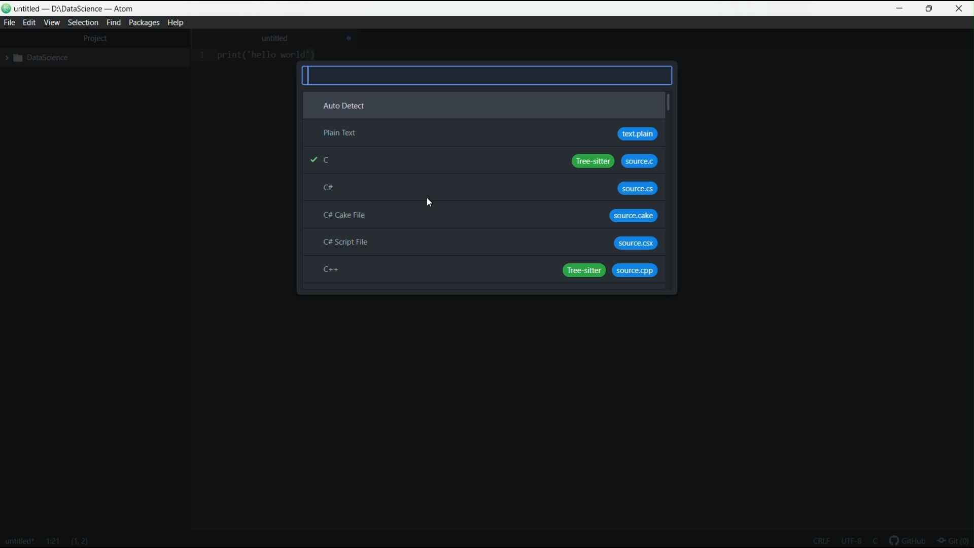 The image size is (974, 548). Describe the element at coordinates (345, 215) in the screenshot. I see `c# cake file` at that location.